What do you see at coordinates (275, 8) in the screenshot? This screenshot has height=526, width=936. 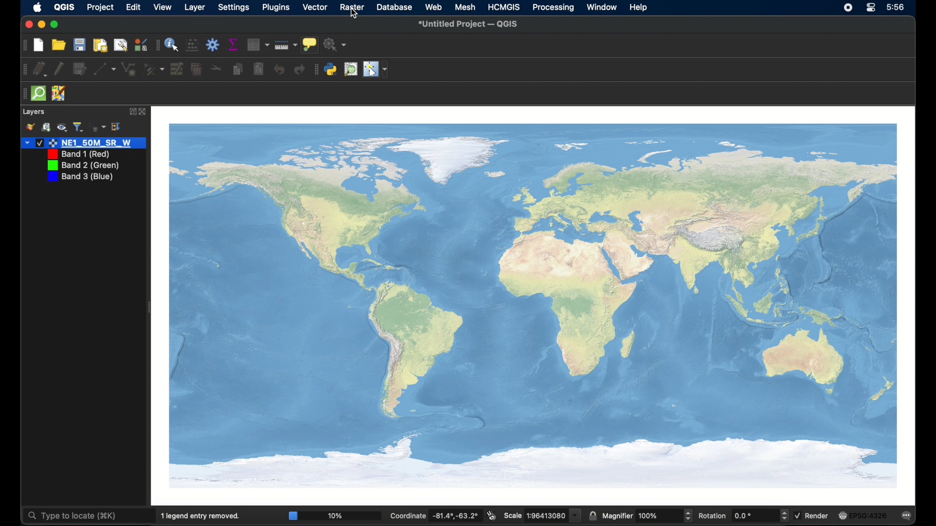 I see `plugins` at bounding box center [275, 8].